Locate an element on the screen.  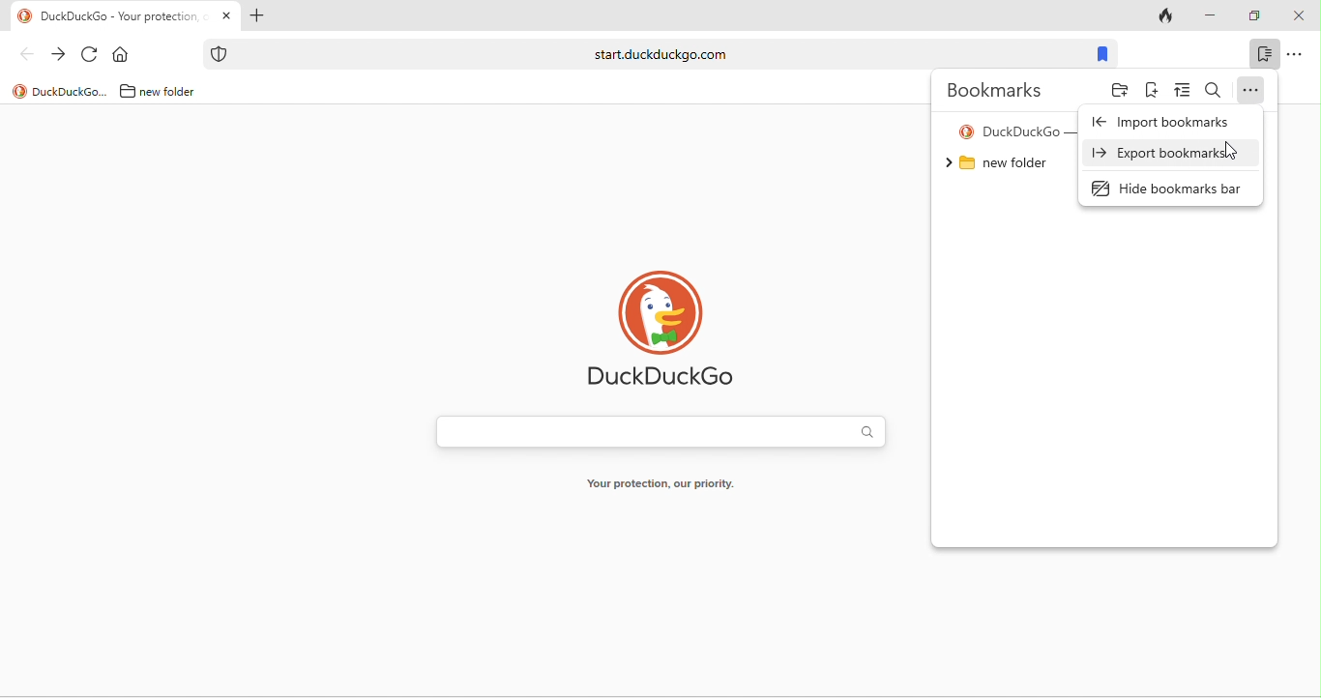
duck duck go logo is located at coordinates (661, 333).